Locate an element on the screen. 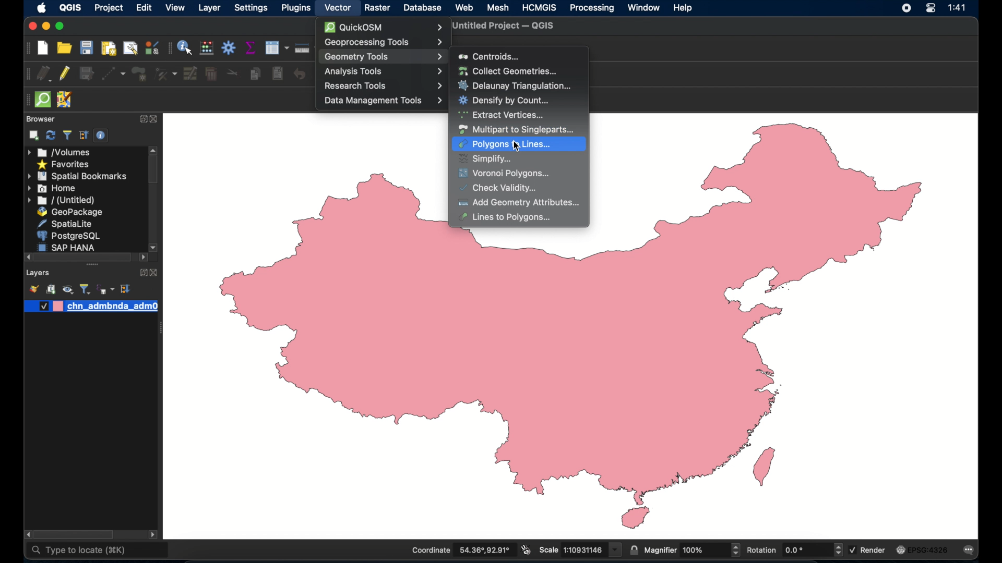 This screenshot has width=1002, height=563. delete selected is located at coordinates (211, 74).